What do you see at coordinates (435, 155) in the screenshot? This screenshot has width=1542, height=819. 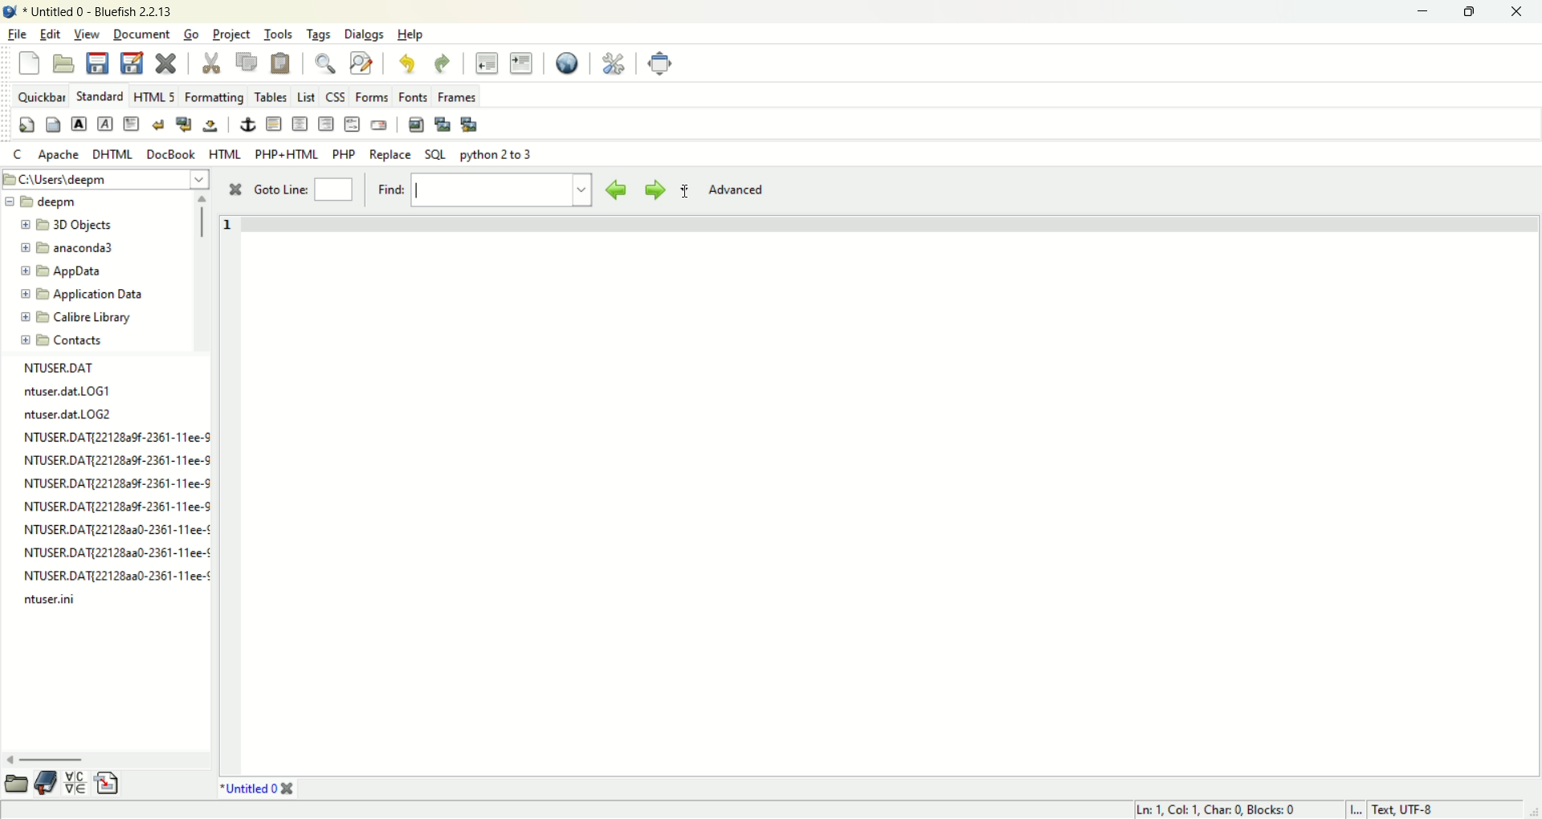 I see `SQL` at bounding box center [435, 155].